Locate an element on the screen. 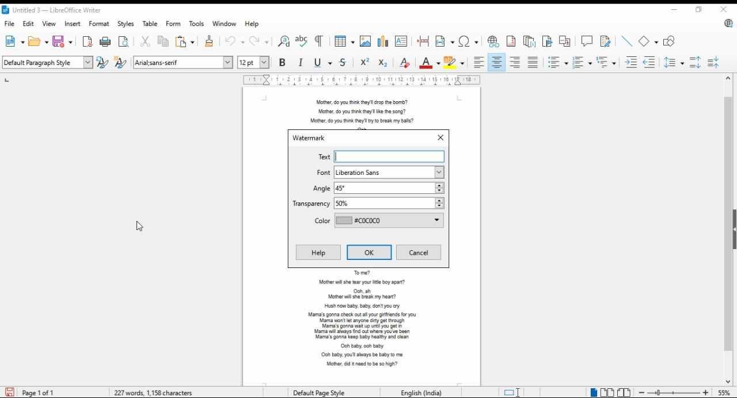  select outline format is located at coordinates (606, 62).